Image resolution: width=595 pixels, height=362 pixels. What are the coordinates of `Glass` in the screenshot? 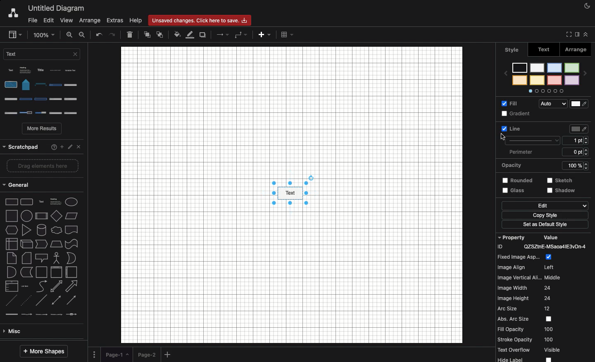 It's located at (514, 181).